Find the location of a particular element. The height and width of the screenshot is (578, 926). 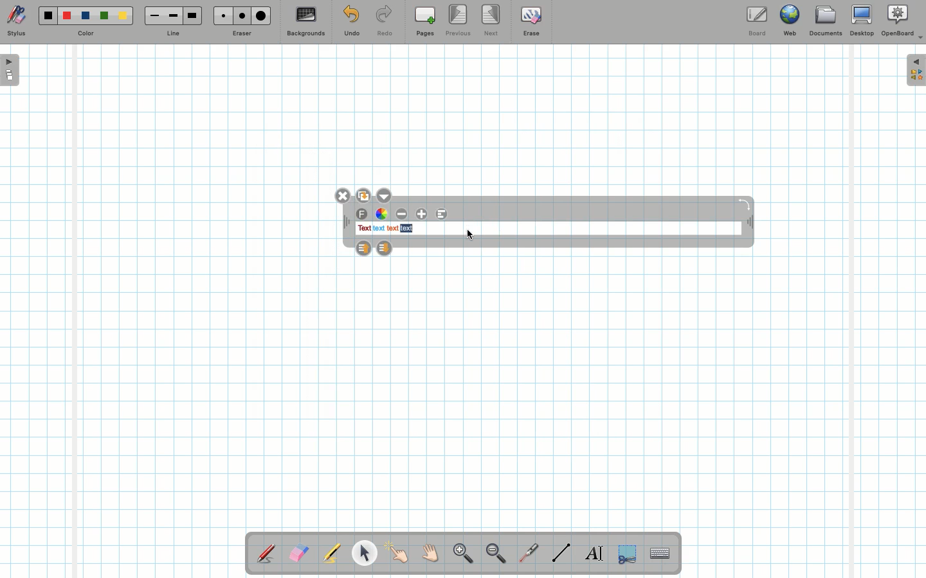

Stylus is located at coordinates (16, 21).